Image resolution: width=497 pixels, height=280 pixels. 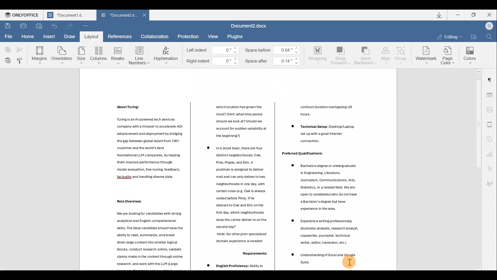 I want to click on Insert, so click(x=48, y=37).